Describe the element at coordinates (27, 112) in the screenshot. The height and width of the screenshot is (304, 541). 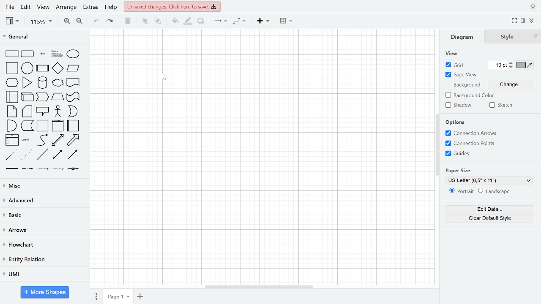
I see `card` at that location.